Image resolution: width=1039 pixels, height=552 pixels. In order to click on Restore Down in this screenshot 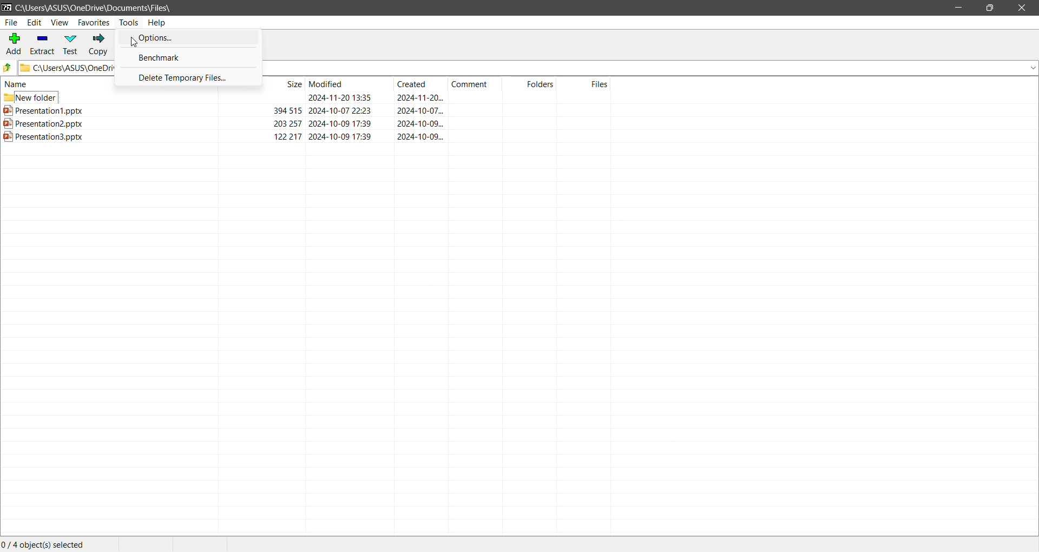, I will do `click(990, 8)`.